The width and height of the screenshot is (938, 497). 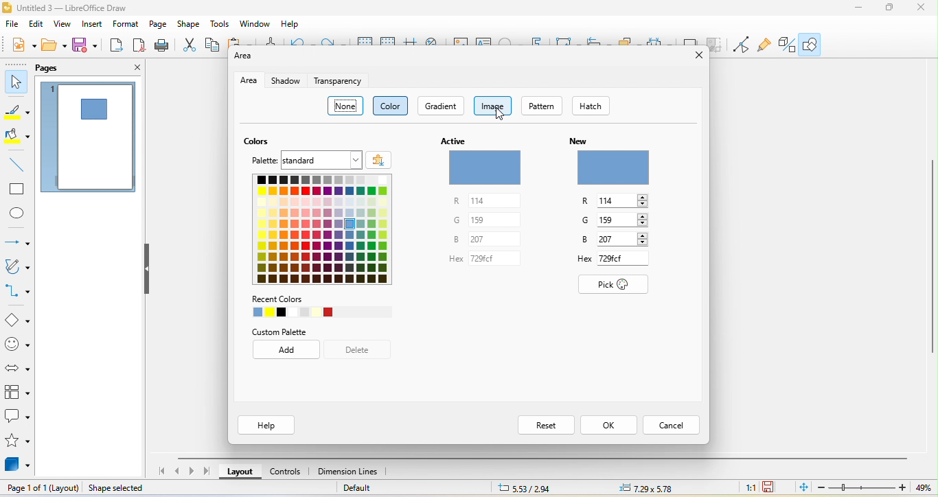 I want to click on print, so click(x=165, y=47).